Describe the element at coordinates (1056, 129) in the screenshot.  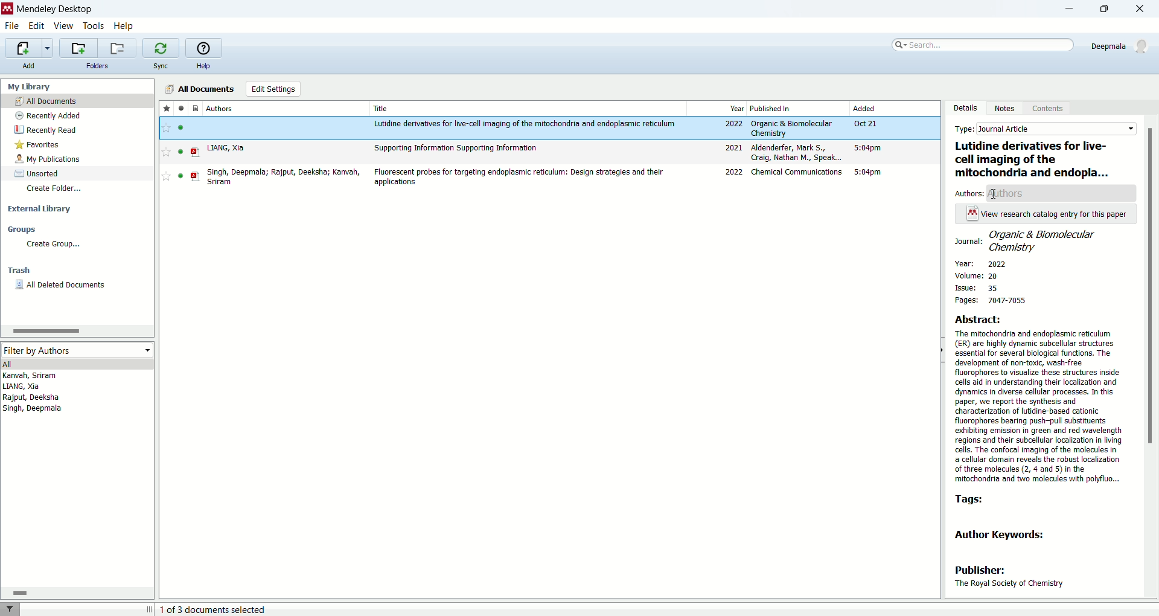
I see `Journal article` at that location.